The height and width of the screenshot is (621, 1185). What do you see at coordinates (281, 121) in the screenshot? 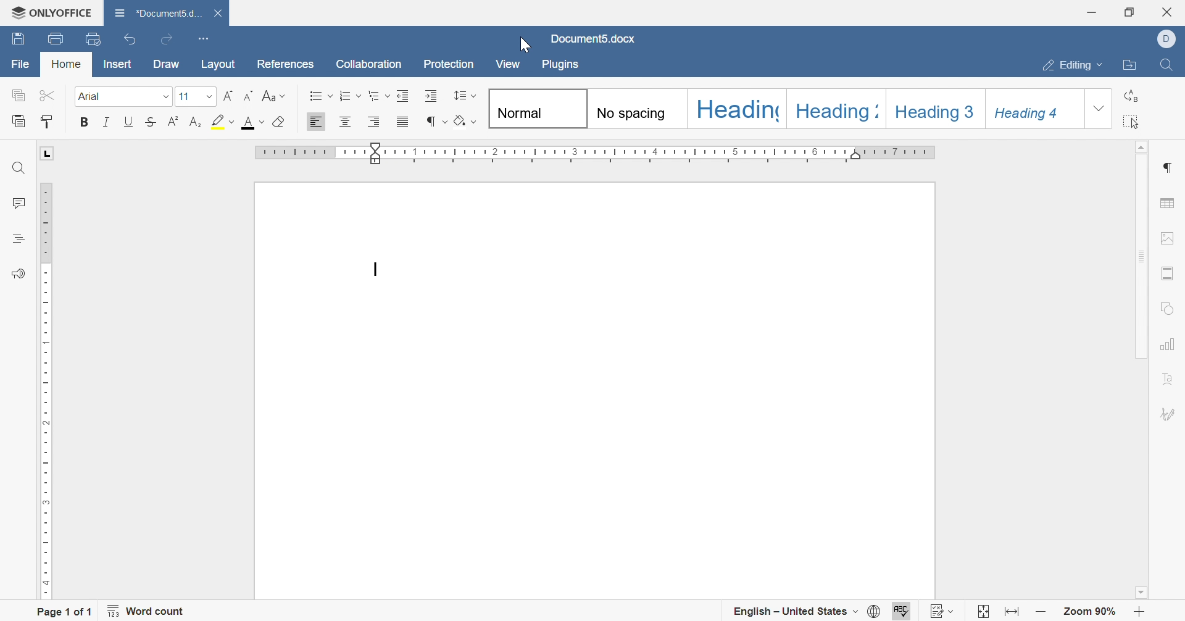
I see `clear style` at bounding box center [281, 121].